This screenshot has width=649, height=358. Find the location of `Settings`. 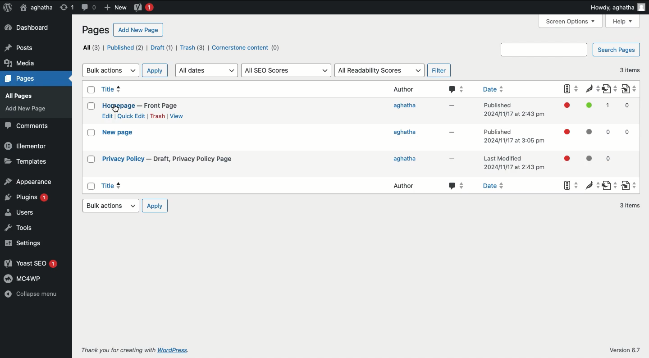

Settings is located at coordinates (23, 243).